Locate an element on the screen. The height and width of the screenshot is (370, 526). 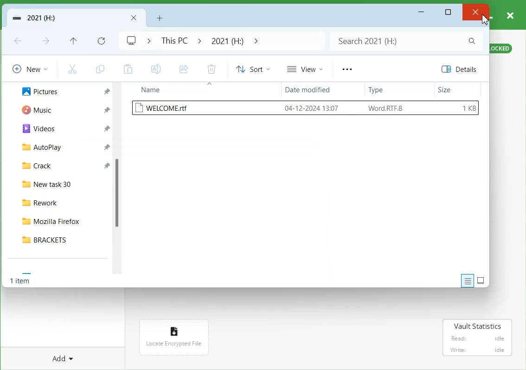
close is located at coordinates (511, 14).